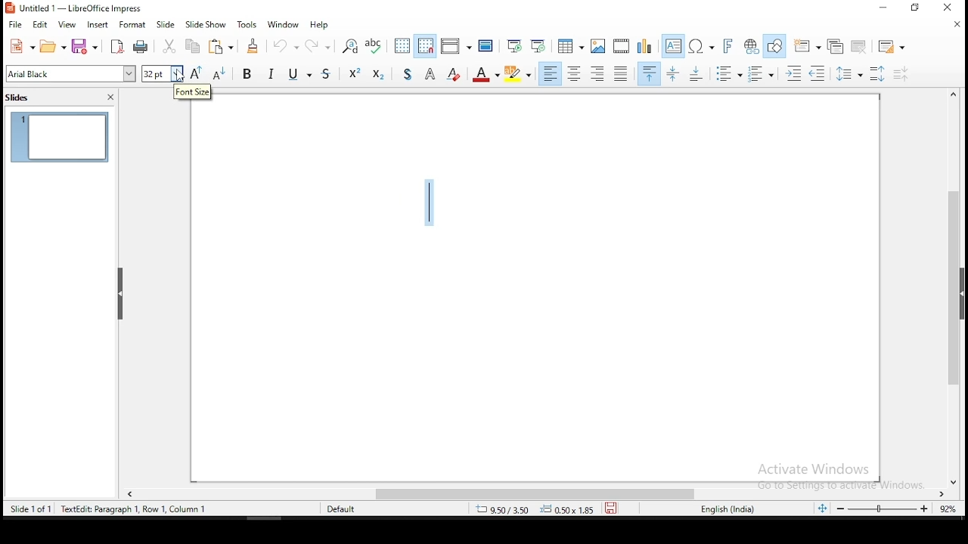 The image size is (968, 544). I want to click on Decrease Indent, so click(817, 74).